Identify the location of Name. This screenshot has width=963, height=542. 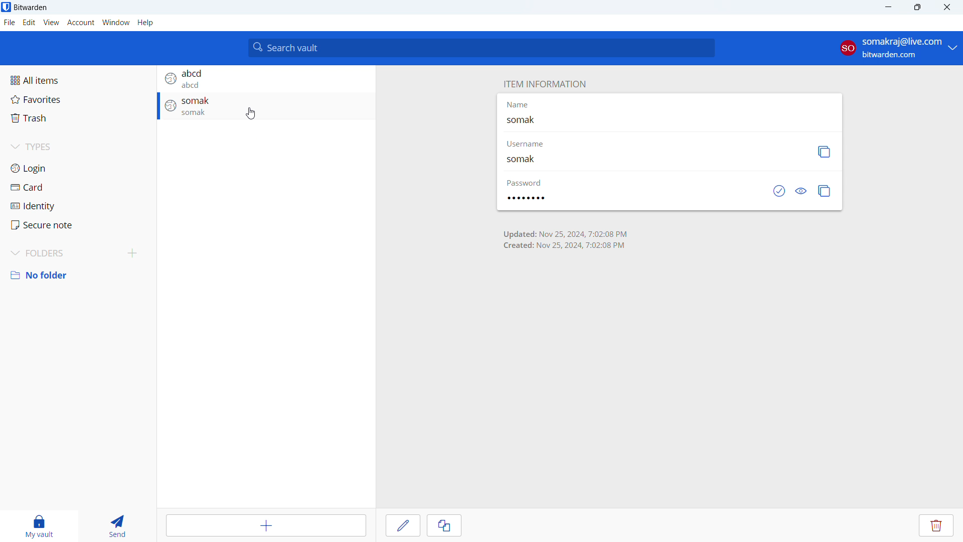
(518, 104).